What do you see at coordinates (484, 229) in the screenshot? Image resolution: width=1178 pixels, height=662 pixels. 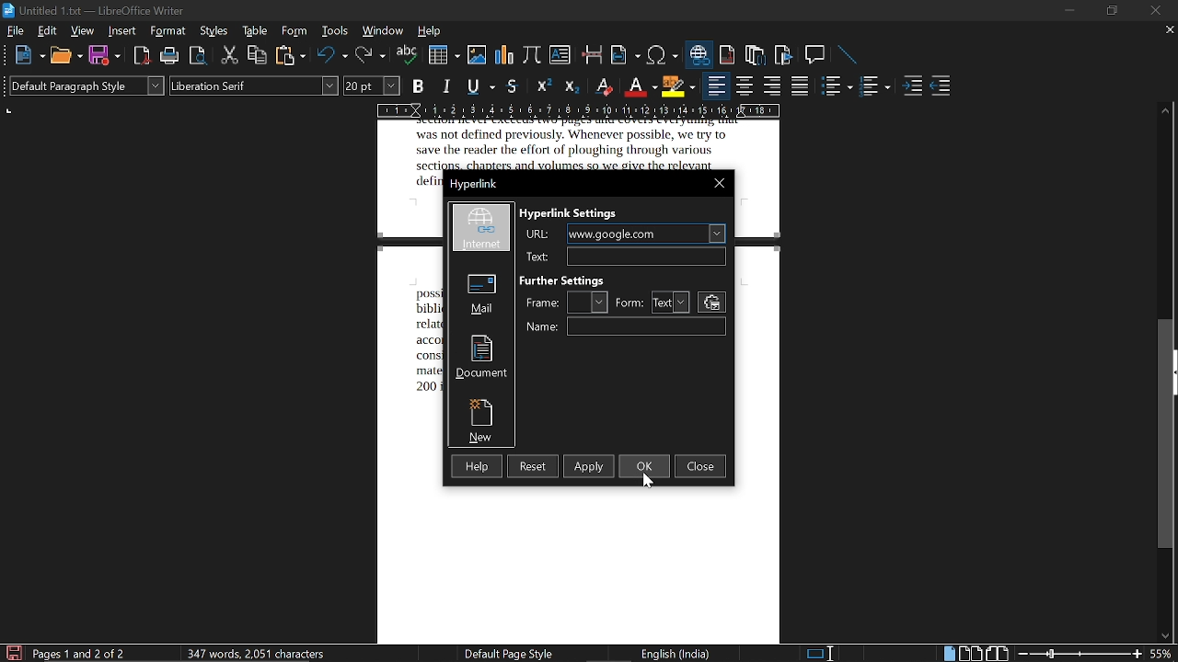 I see `internet` at bounding box center [484, 229].